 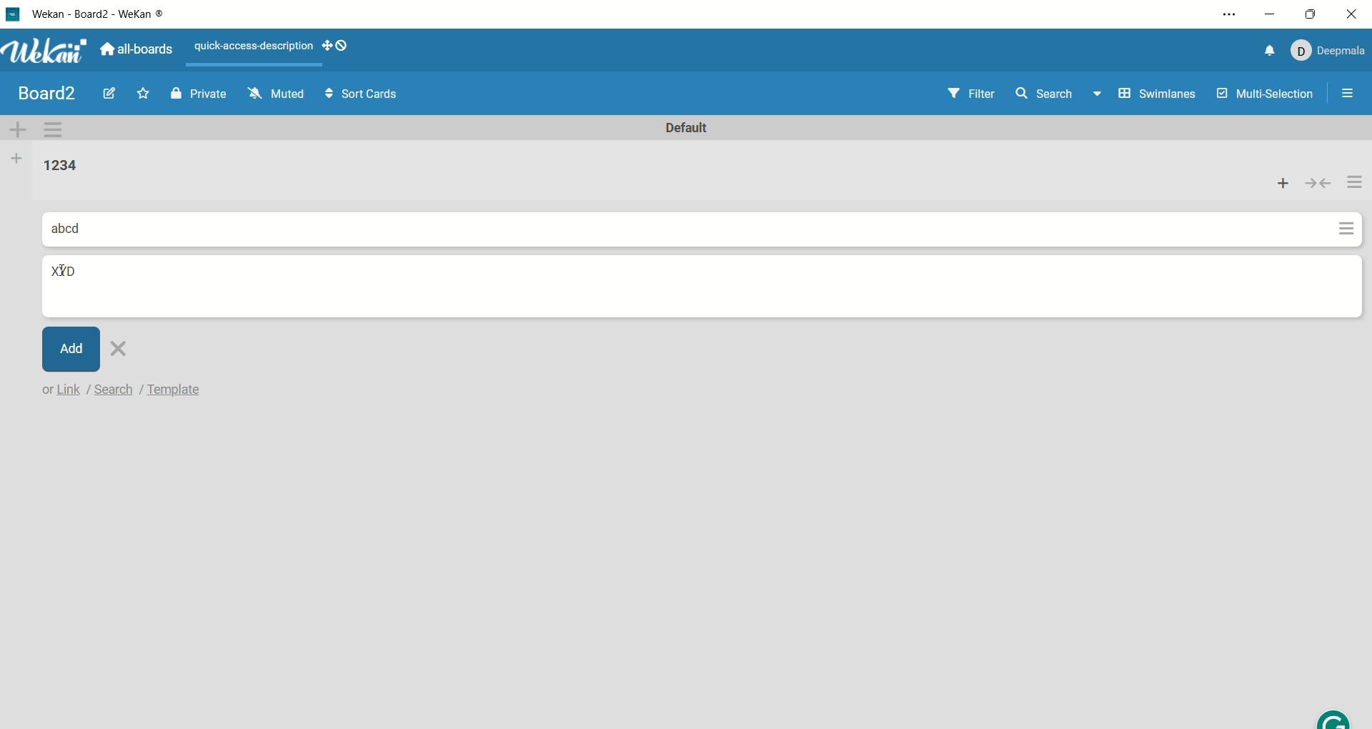 I want to click on close, so click(x=1355, y=15).